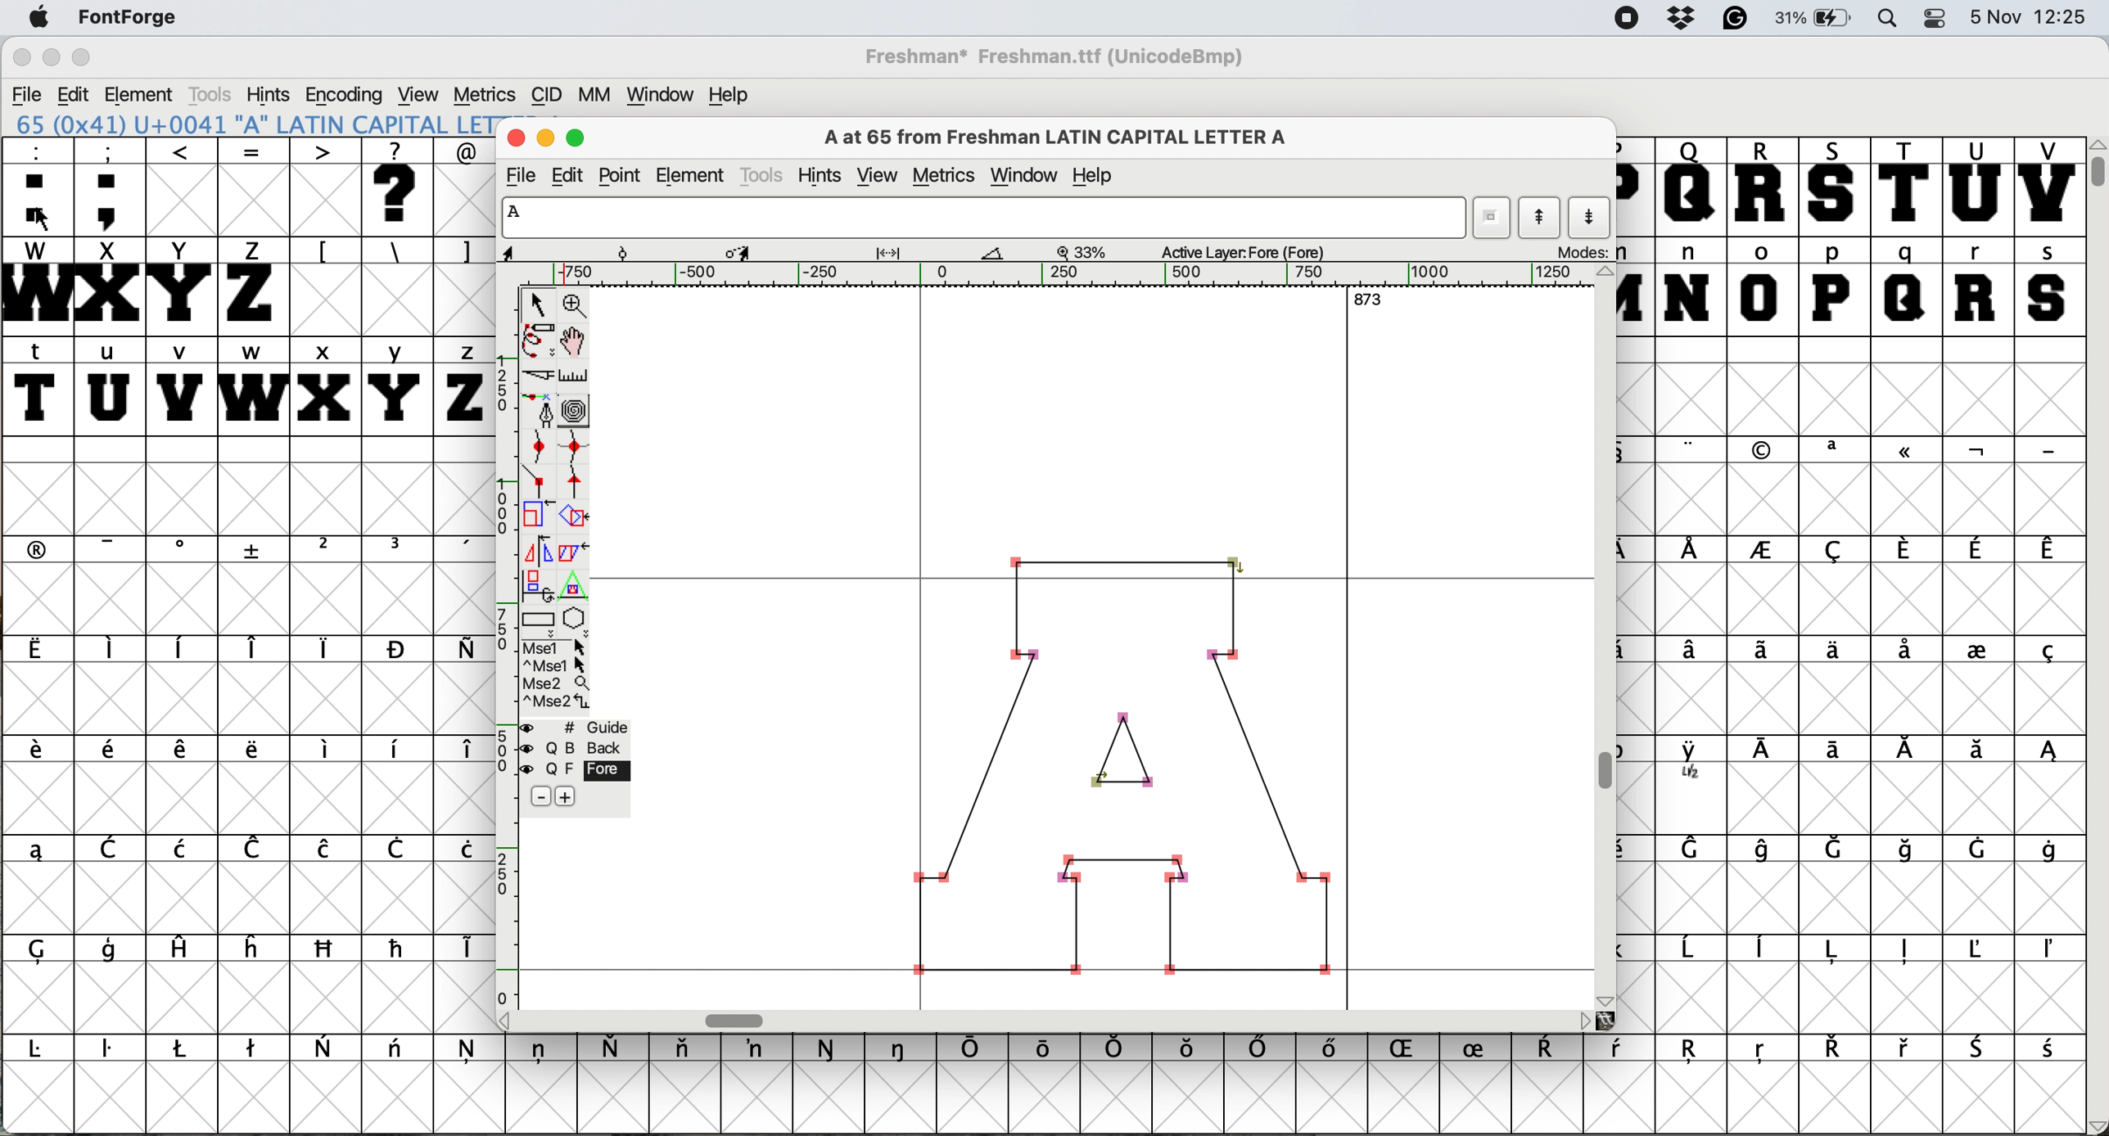 Image resolution: width=2109 pixels, height=1136 pixels. What do you see at coordinates (2048, 552) in the screenshot?
I see `symbol` at bounding box center [2048, 552].